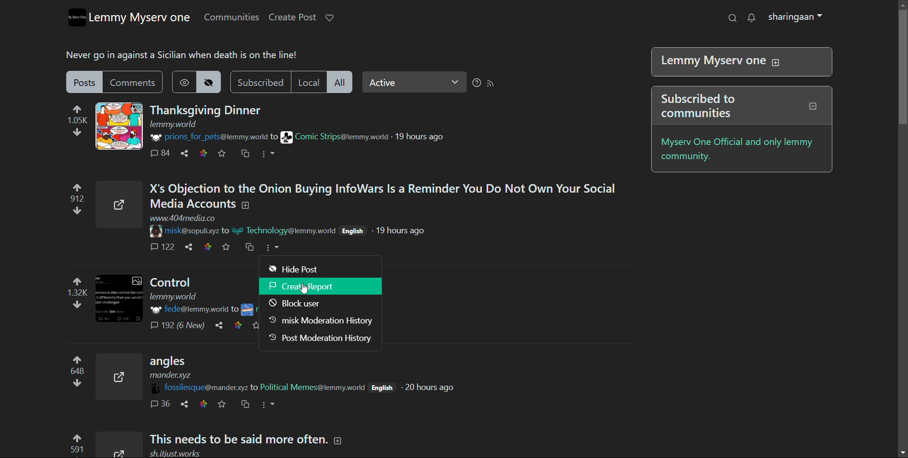  Describe the element at coordinates (293, 17) in the screenshot. I see `create post` at that location.